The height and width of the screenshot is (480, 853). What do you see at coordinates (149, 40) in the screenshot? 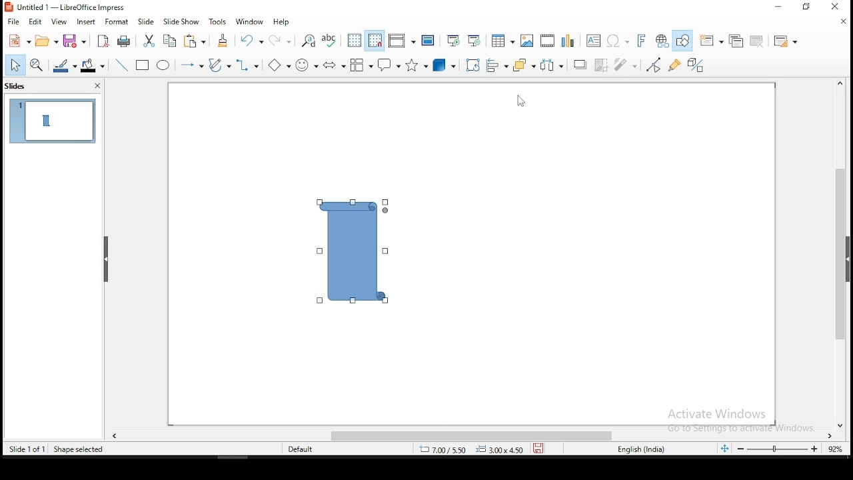
I see `cut` at bounding box center [149, 40].